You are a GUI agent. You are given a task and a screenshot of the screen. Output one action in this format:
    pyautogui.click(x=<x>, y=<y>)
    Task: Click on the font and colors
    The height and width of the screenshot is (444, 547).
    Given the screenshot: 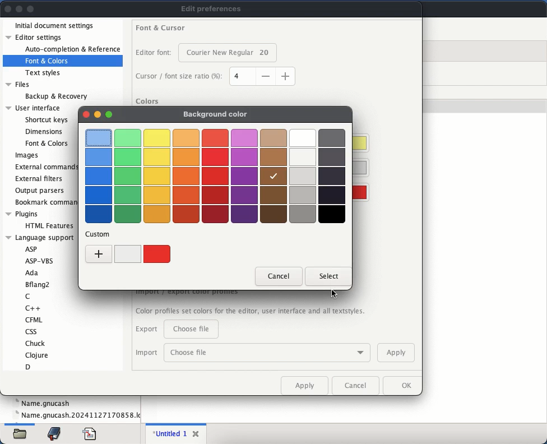 What is the action you would take?
    pyautogui.click(x=48, y=62)
    